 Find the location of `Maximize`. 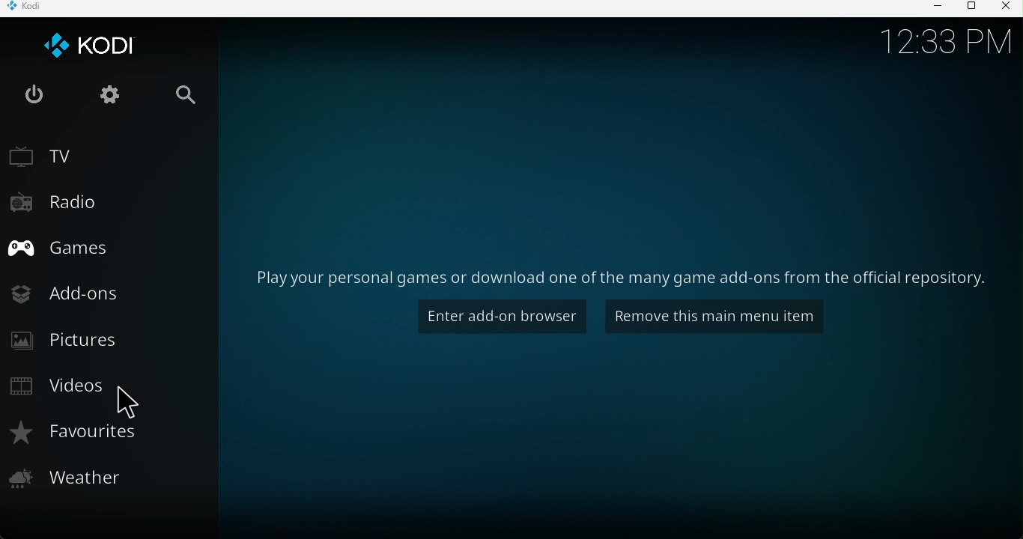

Maximize is located at coordinates (974, 7).